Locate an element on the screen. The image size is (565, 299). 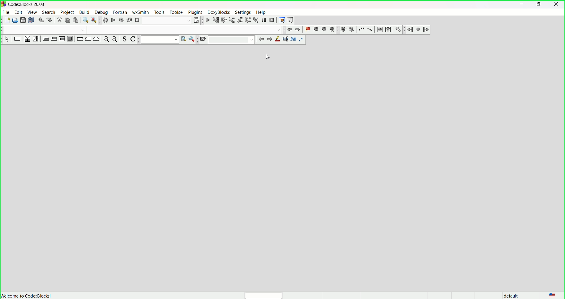
return instruction is located at coordinates (96, 39).